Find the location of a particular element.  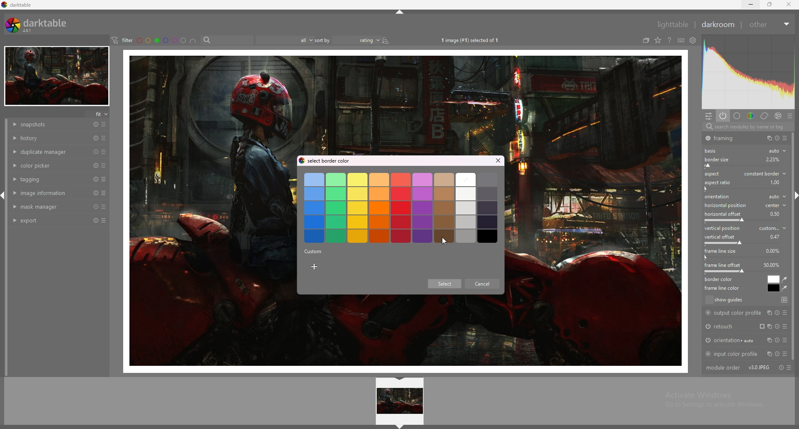

horizontal position is located at coordinates (744, 206).